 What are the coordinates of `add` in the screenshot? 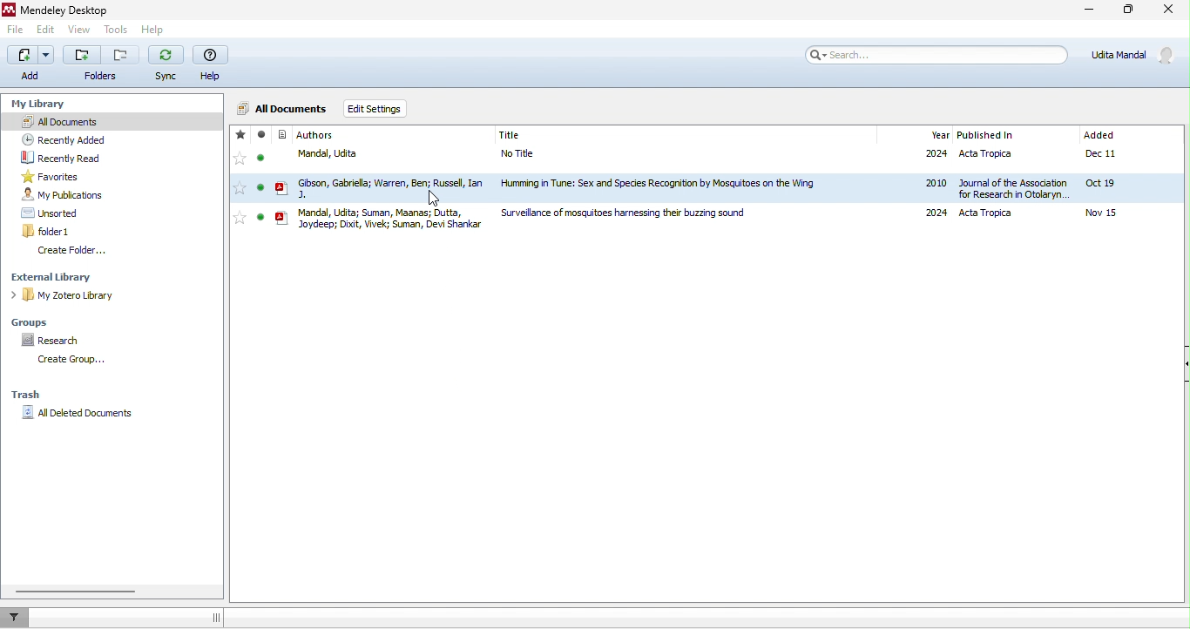 It's located at (30, 55).